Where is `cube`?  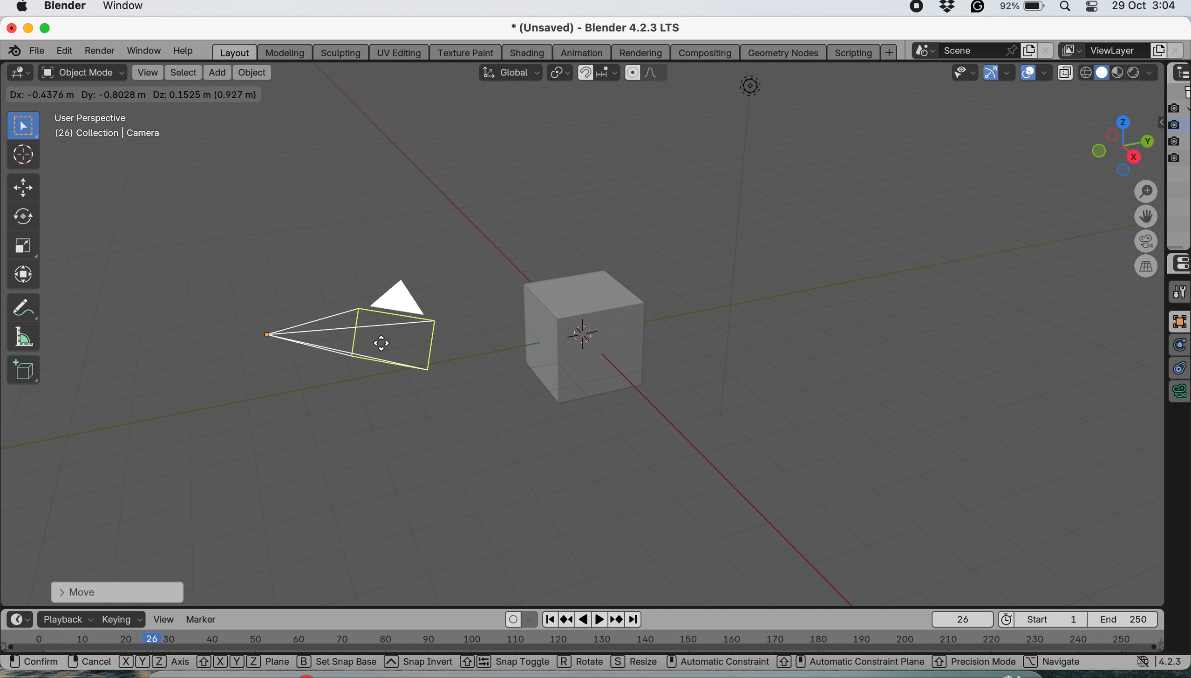 cube is located at coordinates (594, 334).